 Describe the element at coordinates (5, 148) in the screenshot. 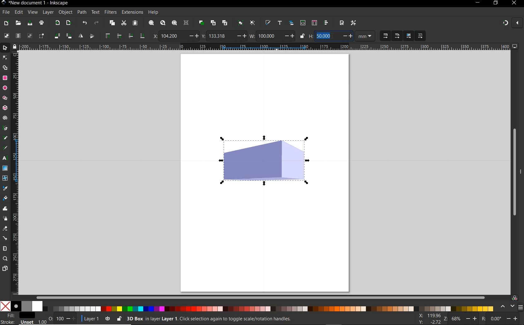

I see `calligraphy tool` at that location.